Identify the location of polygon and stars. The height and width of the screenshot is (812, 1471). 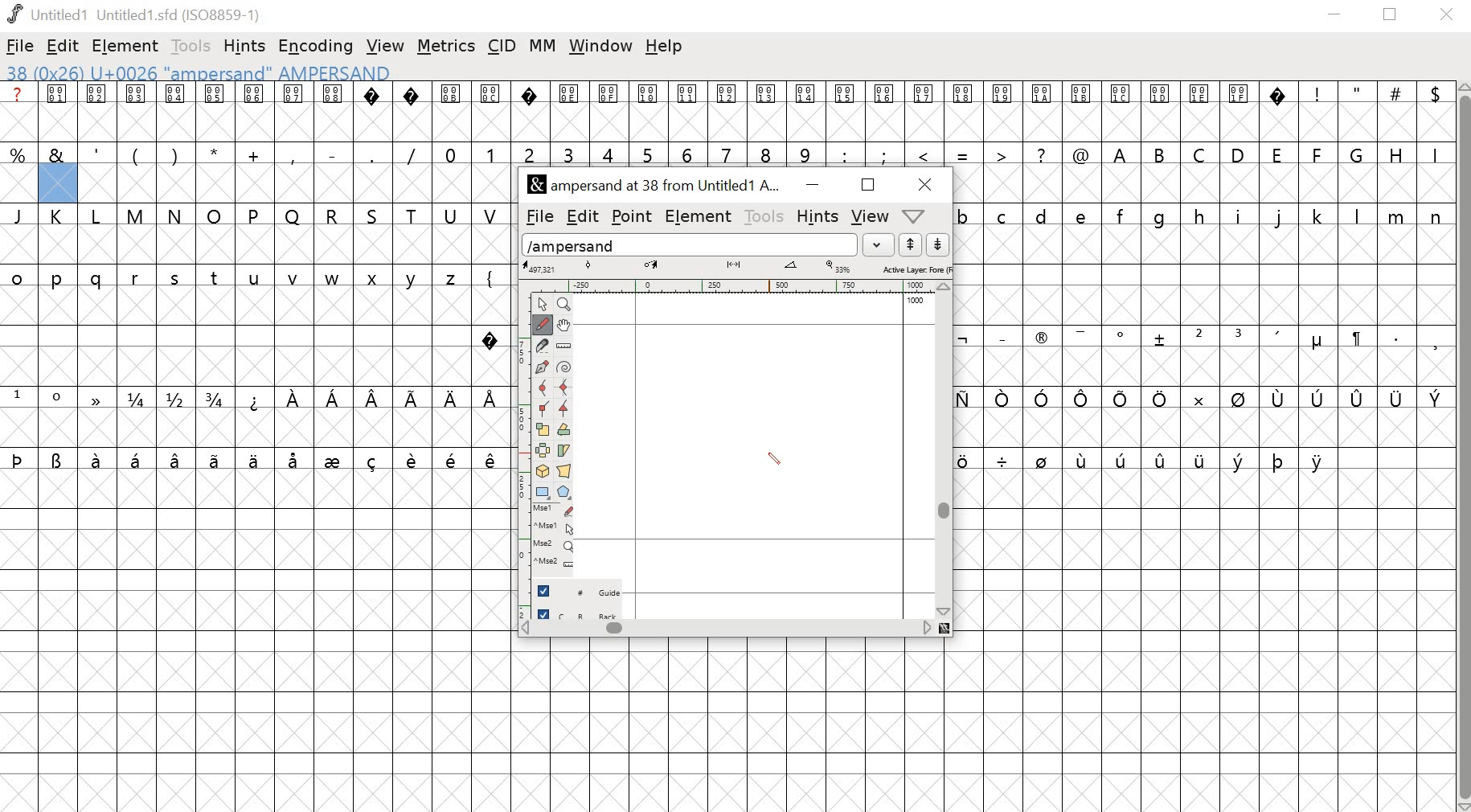
(566, 492).